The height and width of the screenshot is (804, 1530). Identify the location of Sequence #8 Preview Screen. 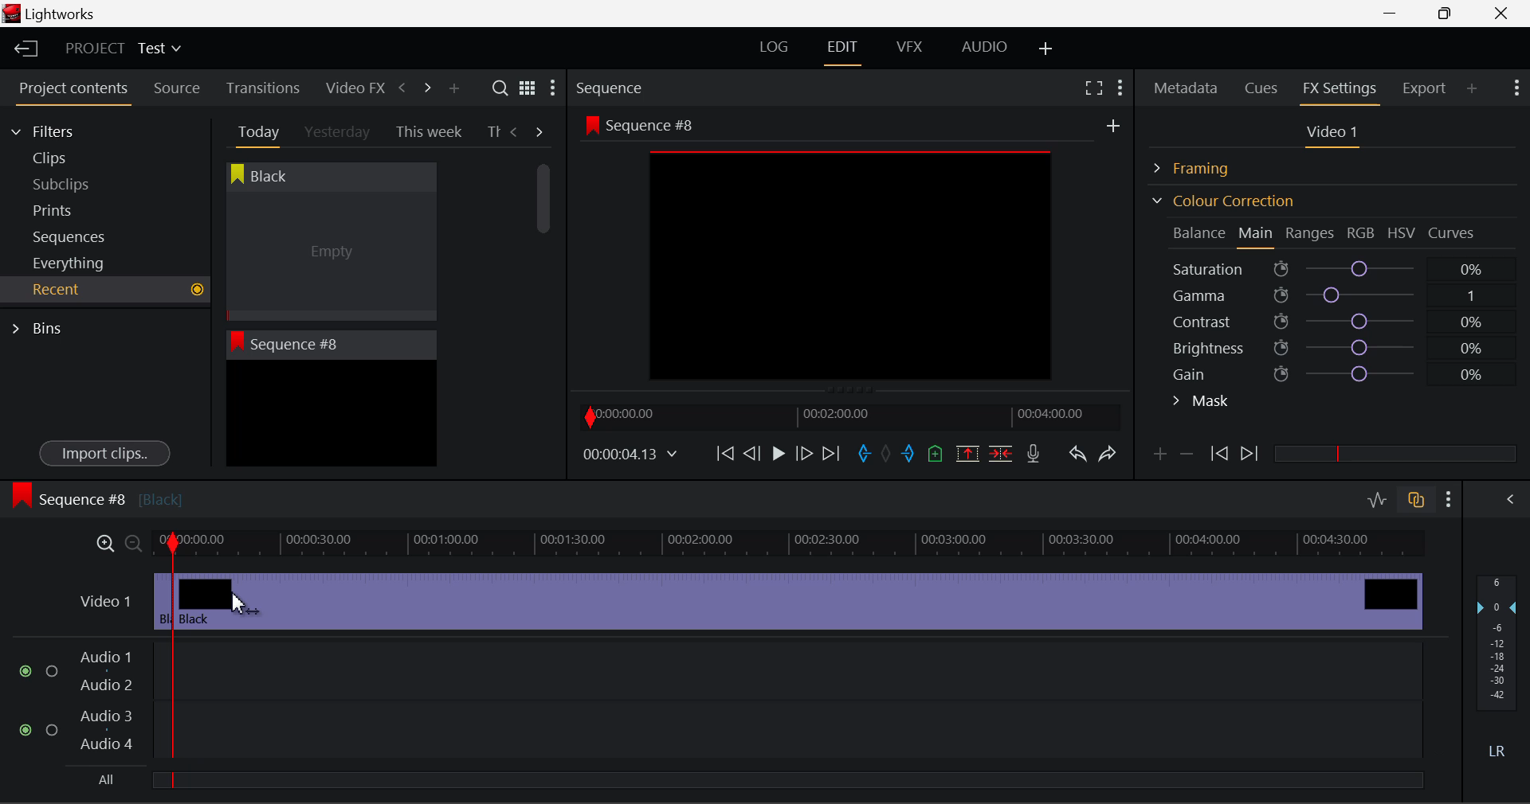
(851, 252).